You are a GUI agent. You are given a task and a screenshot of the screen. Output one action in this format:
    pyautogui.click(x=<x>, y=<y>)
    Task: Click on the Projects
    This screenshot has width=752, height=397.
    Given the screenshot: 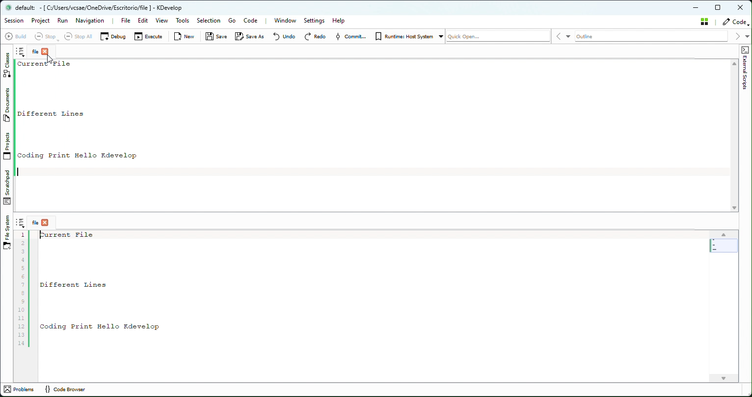 What is the action you would take?
    pyautogui.click(x=7, y=147)
    